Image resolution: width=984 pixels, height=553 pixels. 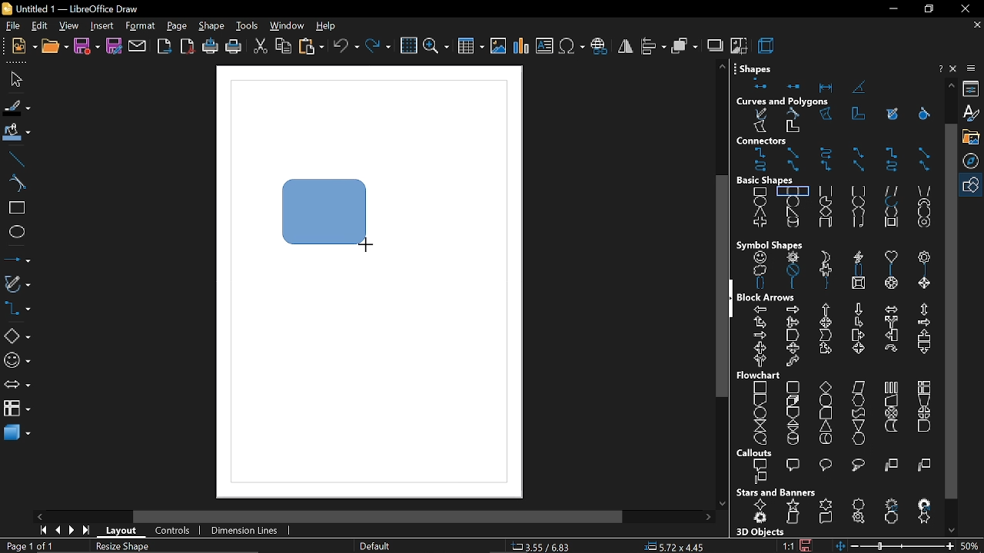 I want to click on move up, so click(x=952, y=84).